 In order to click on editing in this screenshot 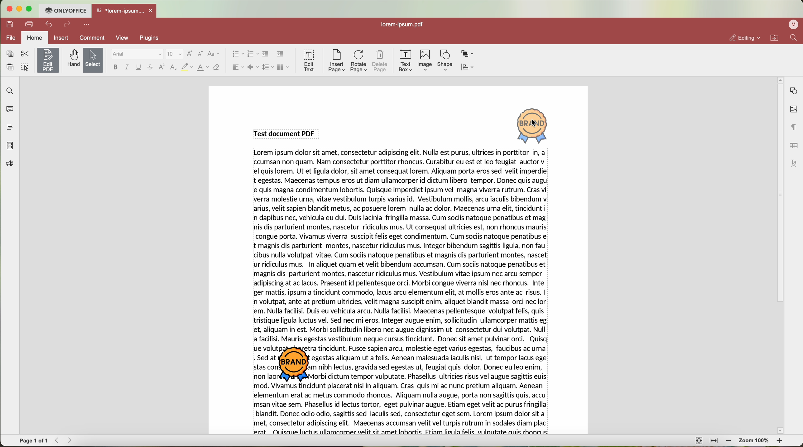, I will do `click(744, 38)`.